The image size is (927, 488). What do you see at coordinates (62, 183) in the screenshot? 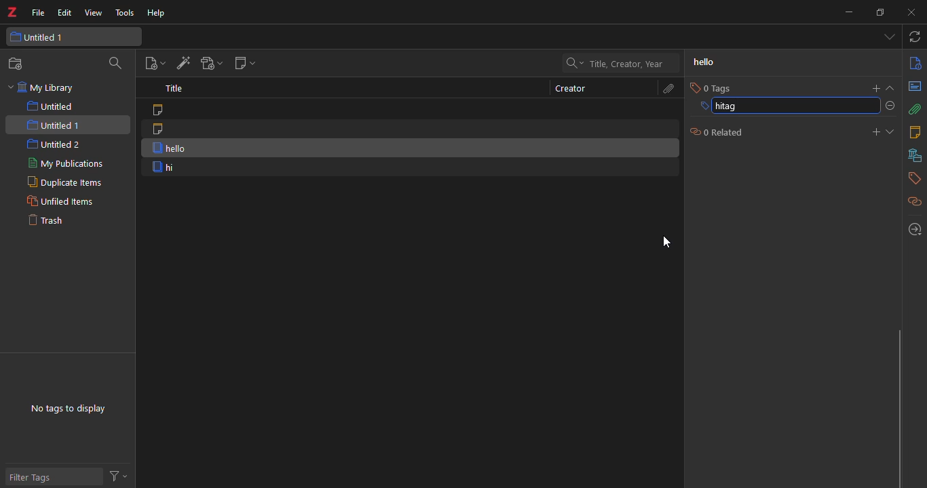
I see `duplicate items` at bounding box center [62, 183].